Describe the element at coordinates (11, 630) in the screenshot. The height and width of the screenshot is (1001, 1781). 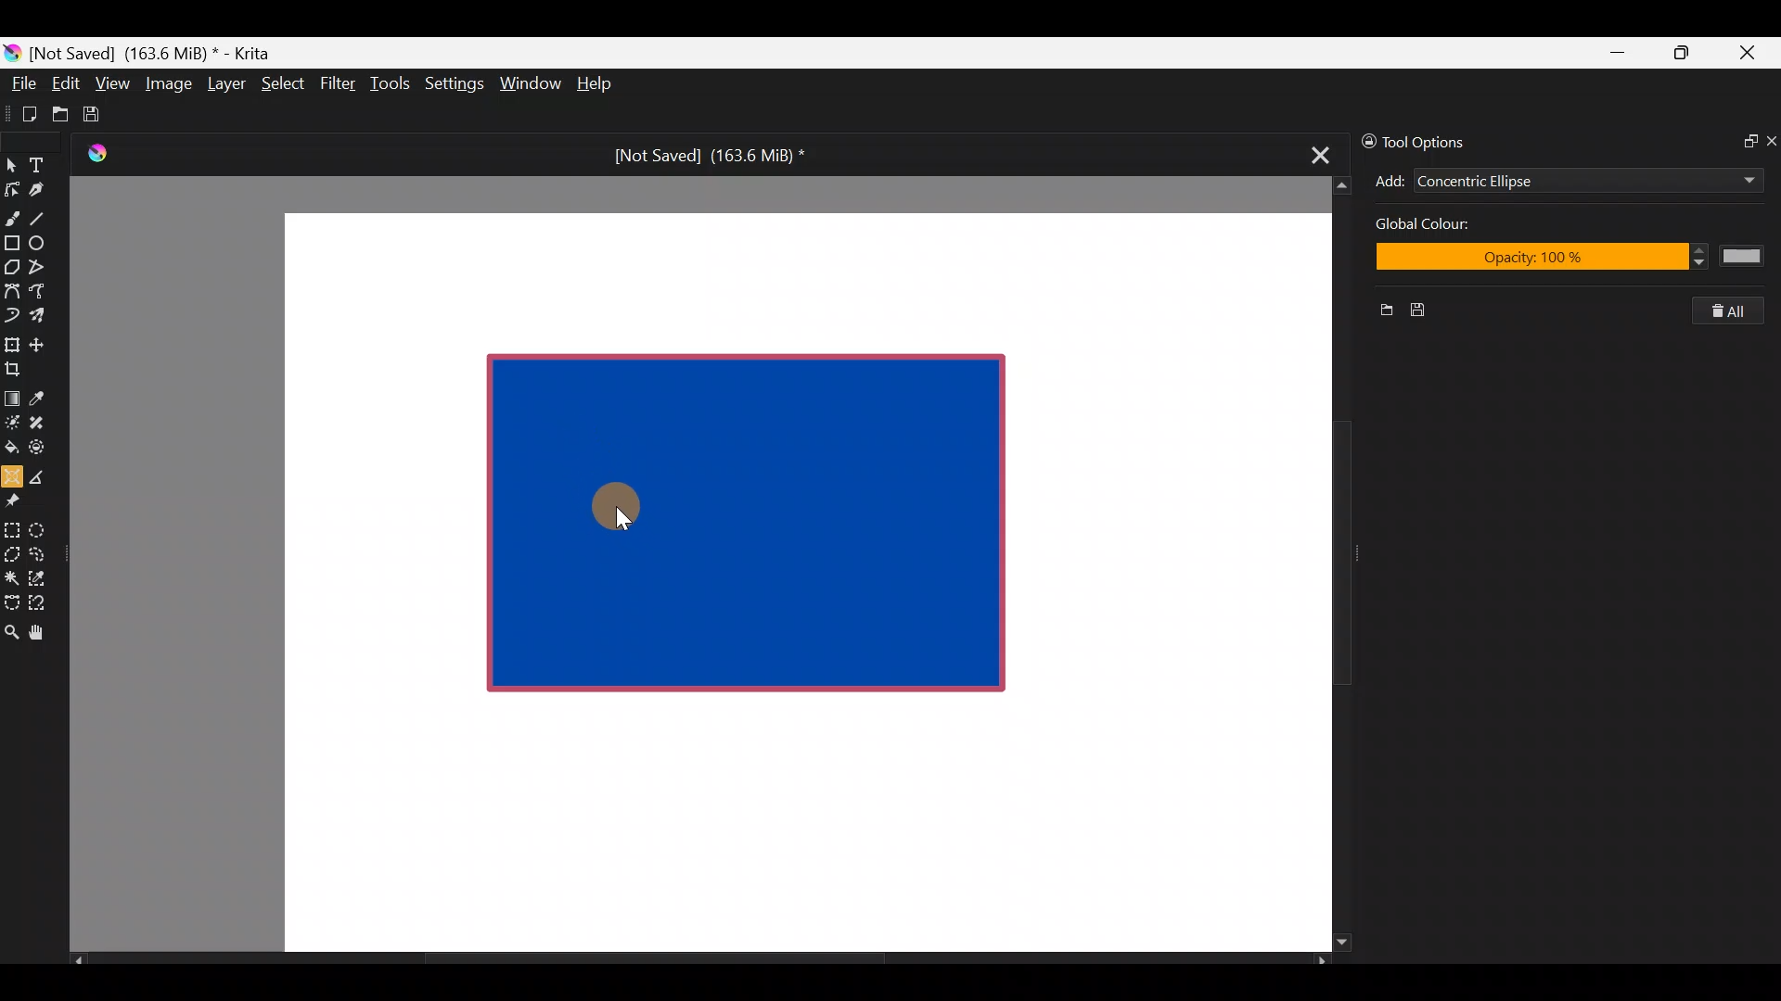
I see `Zoom tool` at that location.